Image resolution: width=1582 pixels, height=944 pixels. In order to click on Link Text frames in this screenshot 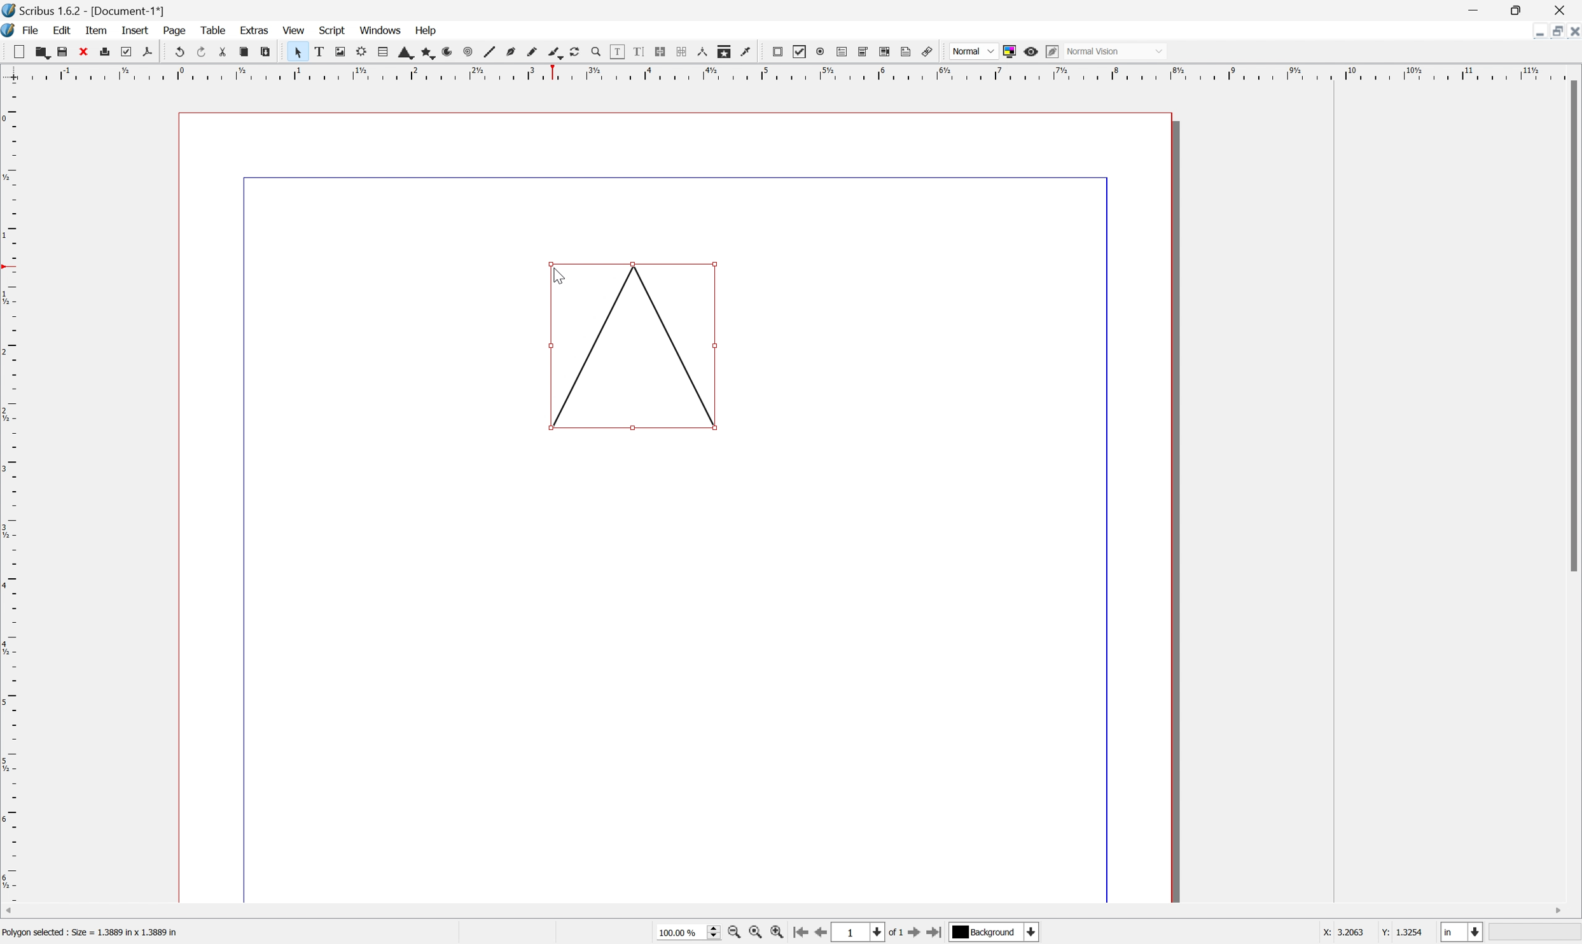, I will do `click(658, 52)`.